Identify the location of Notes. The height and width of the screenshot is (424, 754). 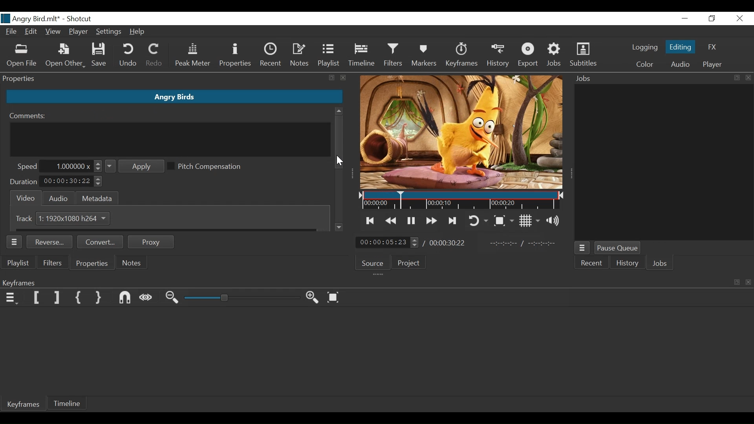
(130, 263).